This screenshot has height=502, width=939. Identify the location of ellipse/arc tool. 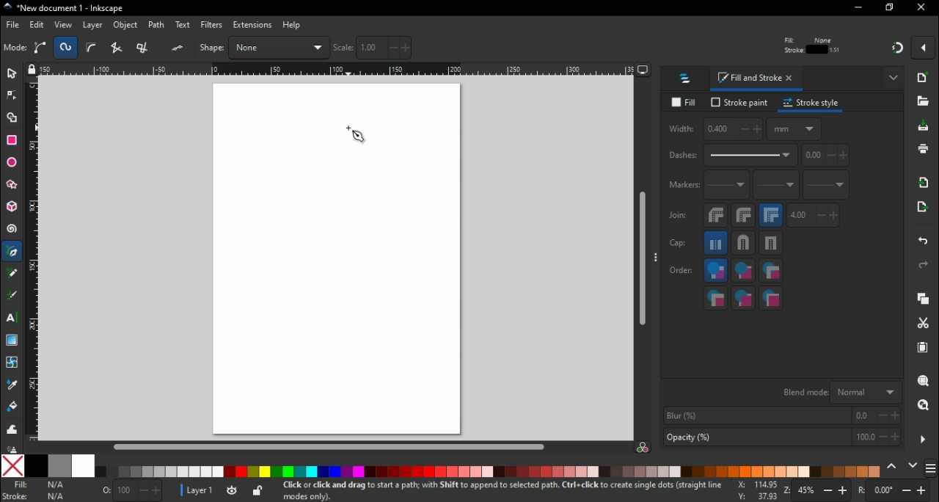
(12, 164).